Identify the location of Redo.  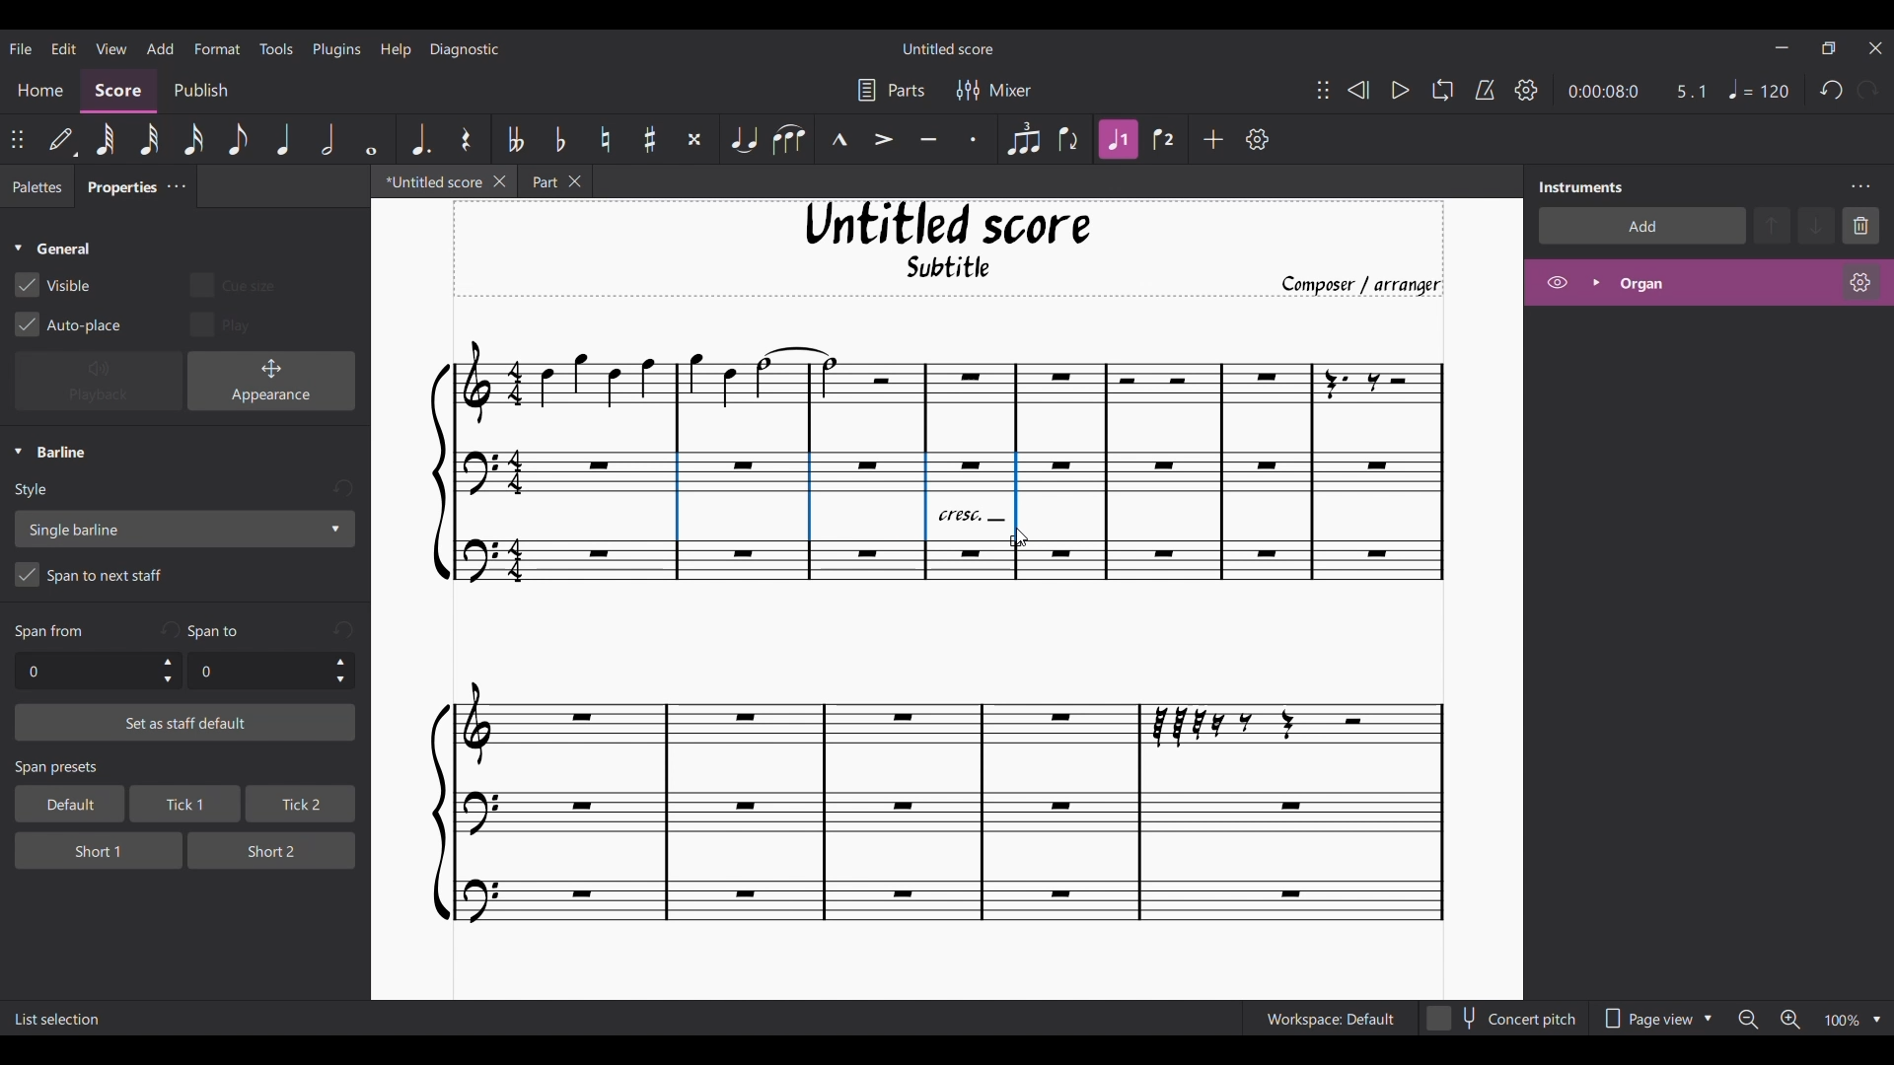
(1867, 90).